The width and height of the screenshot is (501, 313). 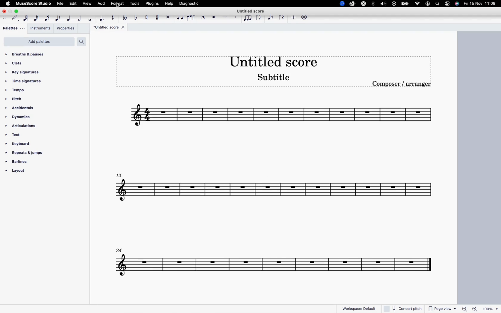 I want to click on more, so click(x=294, y=18).